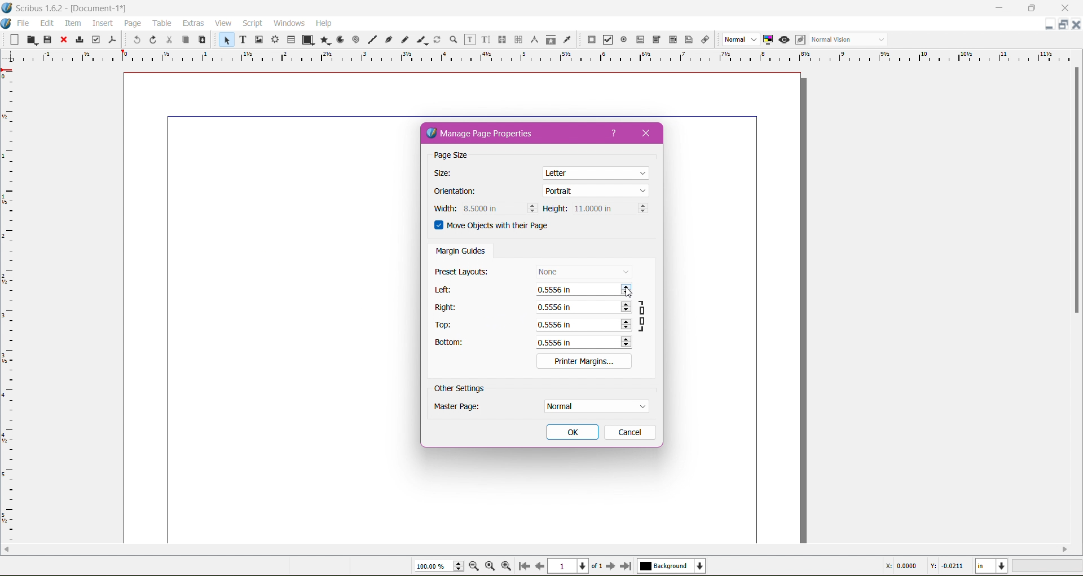 The width and height of the screenshot is (1083, 576). What do you see at coordinates (490, 565) in the screenshot?
I see `Zoom to 100%` at bounding box center [490, 565].